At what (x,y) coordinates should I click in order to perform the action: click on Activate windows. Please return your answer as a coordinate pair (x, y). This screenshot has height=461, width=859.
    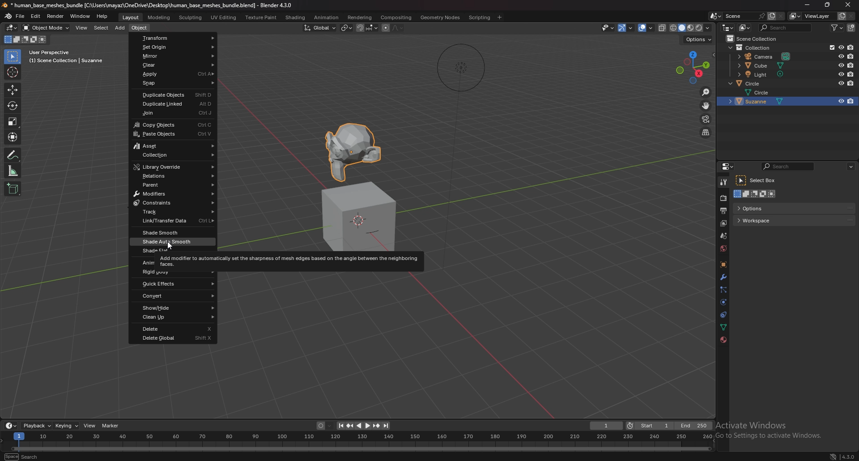
    Looking at the image, I should click on (773, 425).